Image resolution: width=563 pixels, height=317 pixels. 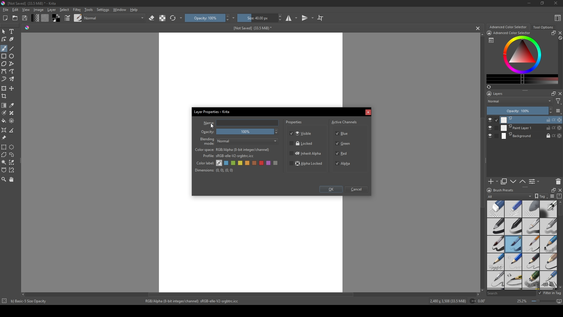 What do you see at coordinates (4, 147) in the screenshot?
I see `rectangular` at bounding box center [4, 147].